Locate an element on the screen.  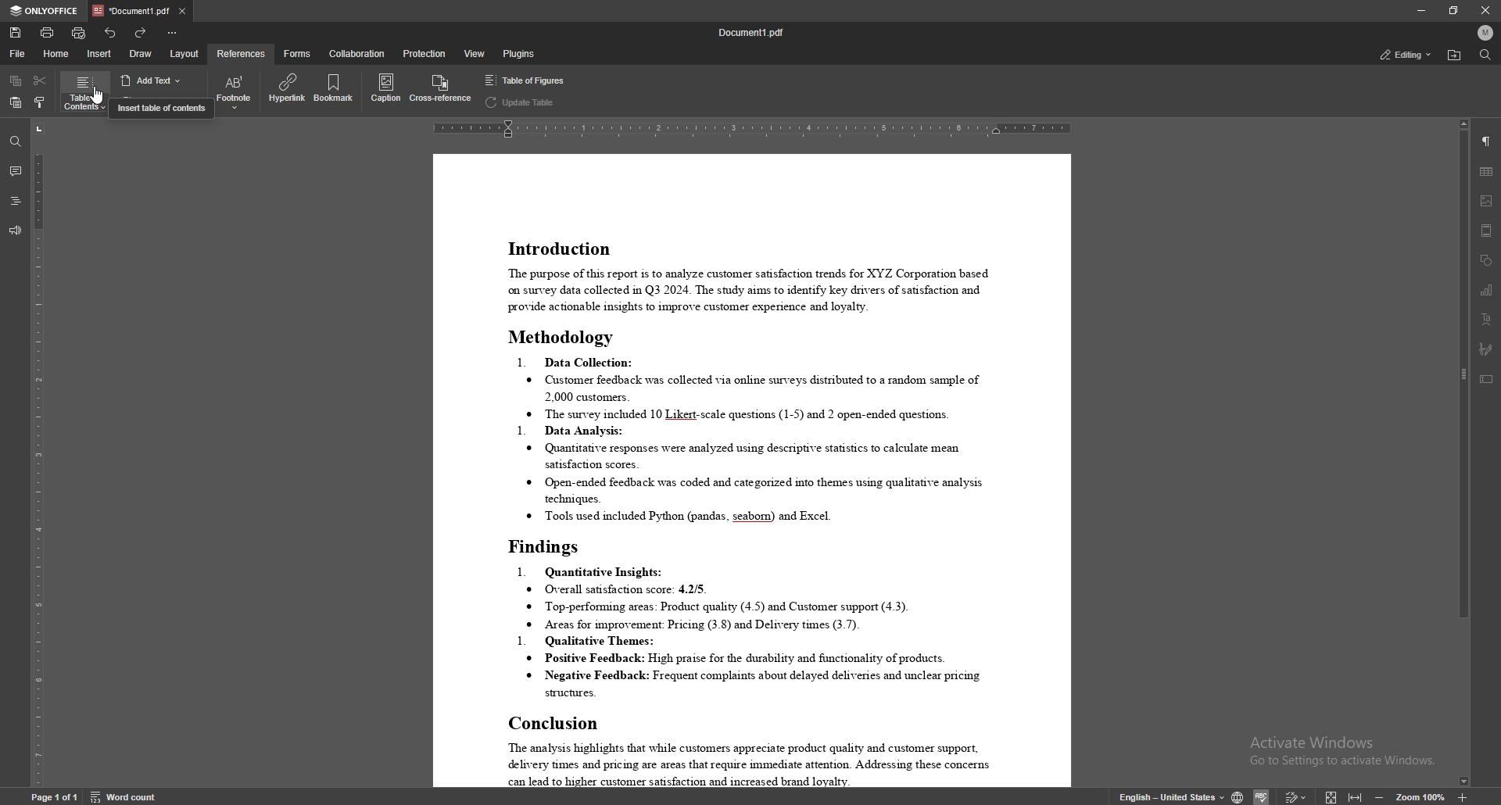
save is located at coordinates (16, 33).